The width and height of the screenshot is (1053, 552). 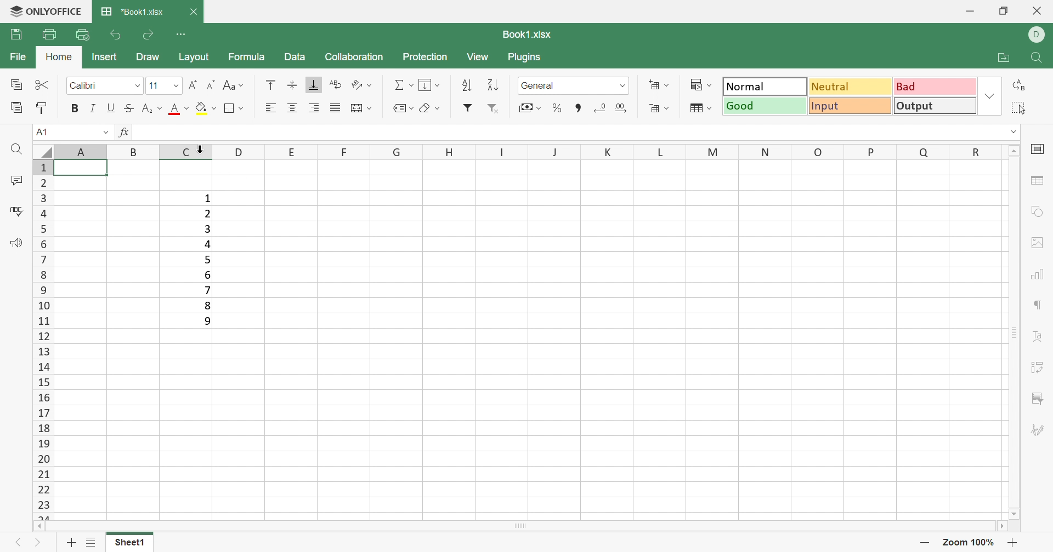 I want to click on R, so click(x=971, y=152).